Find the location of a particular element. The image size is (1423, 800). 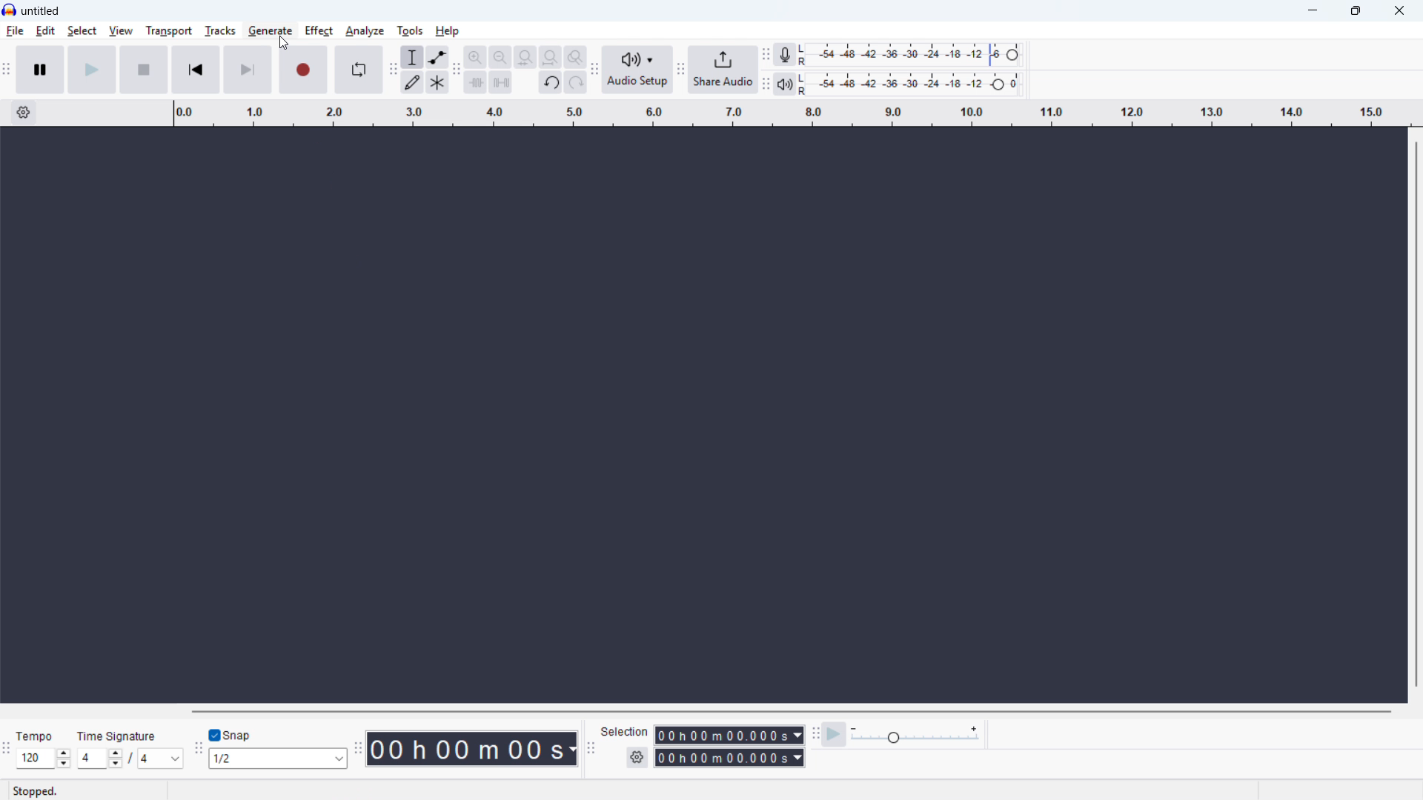

Vertical scroll bar  is located at coordinates (1416, 415).